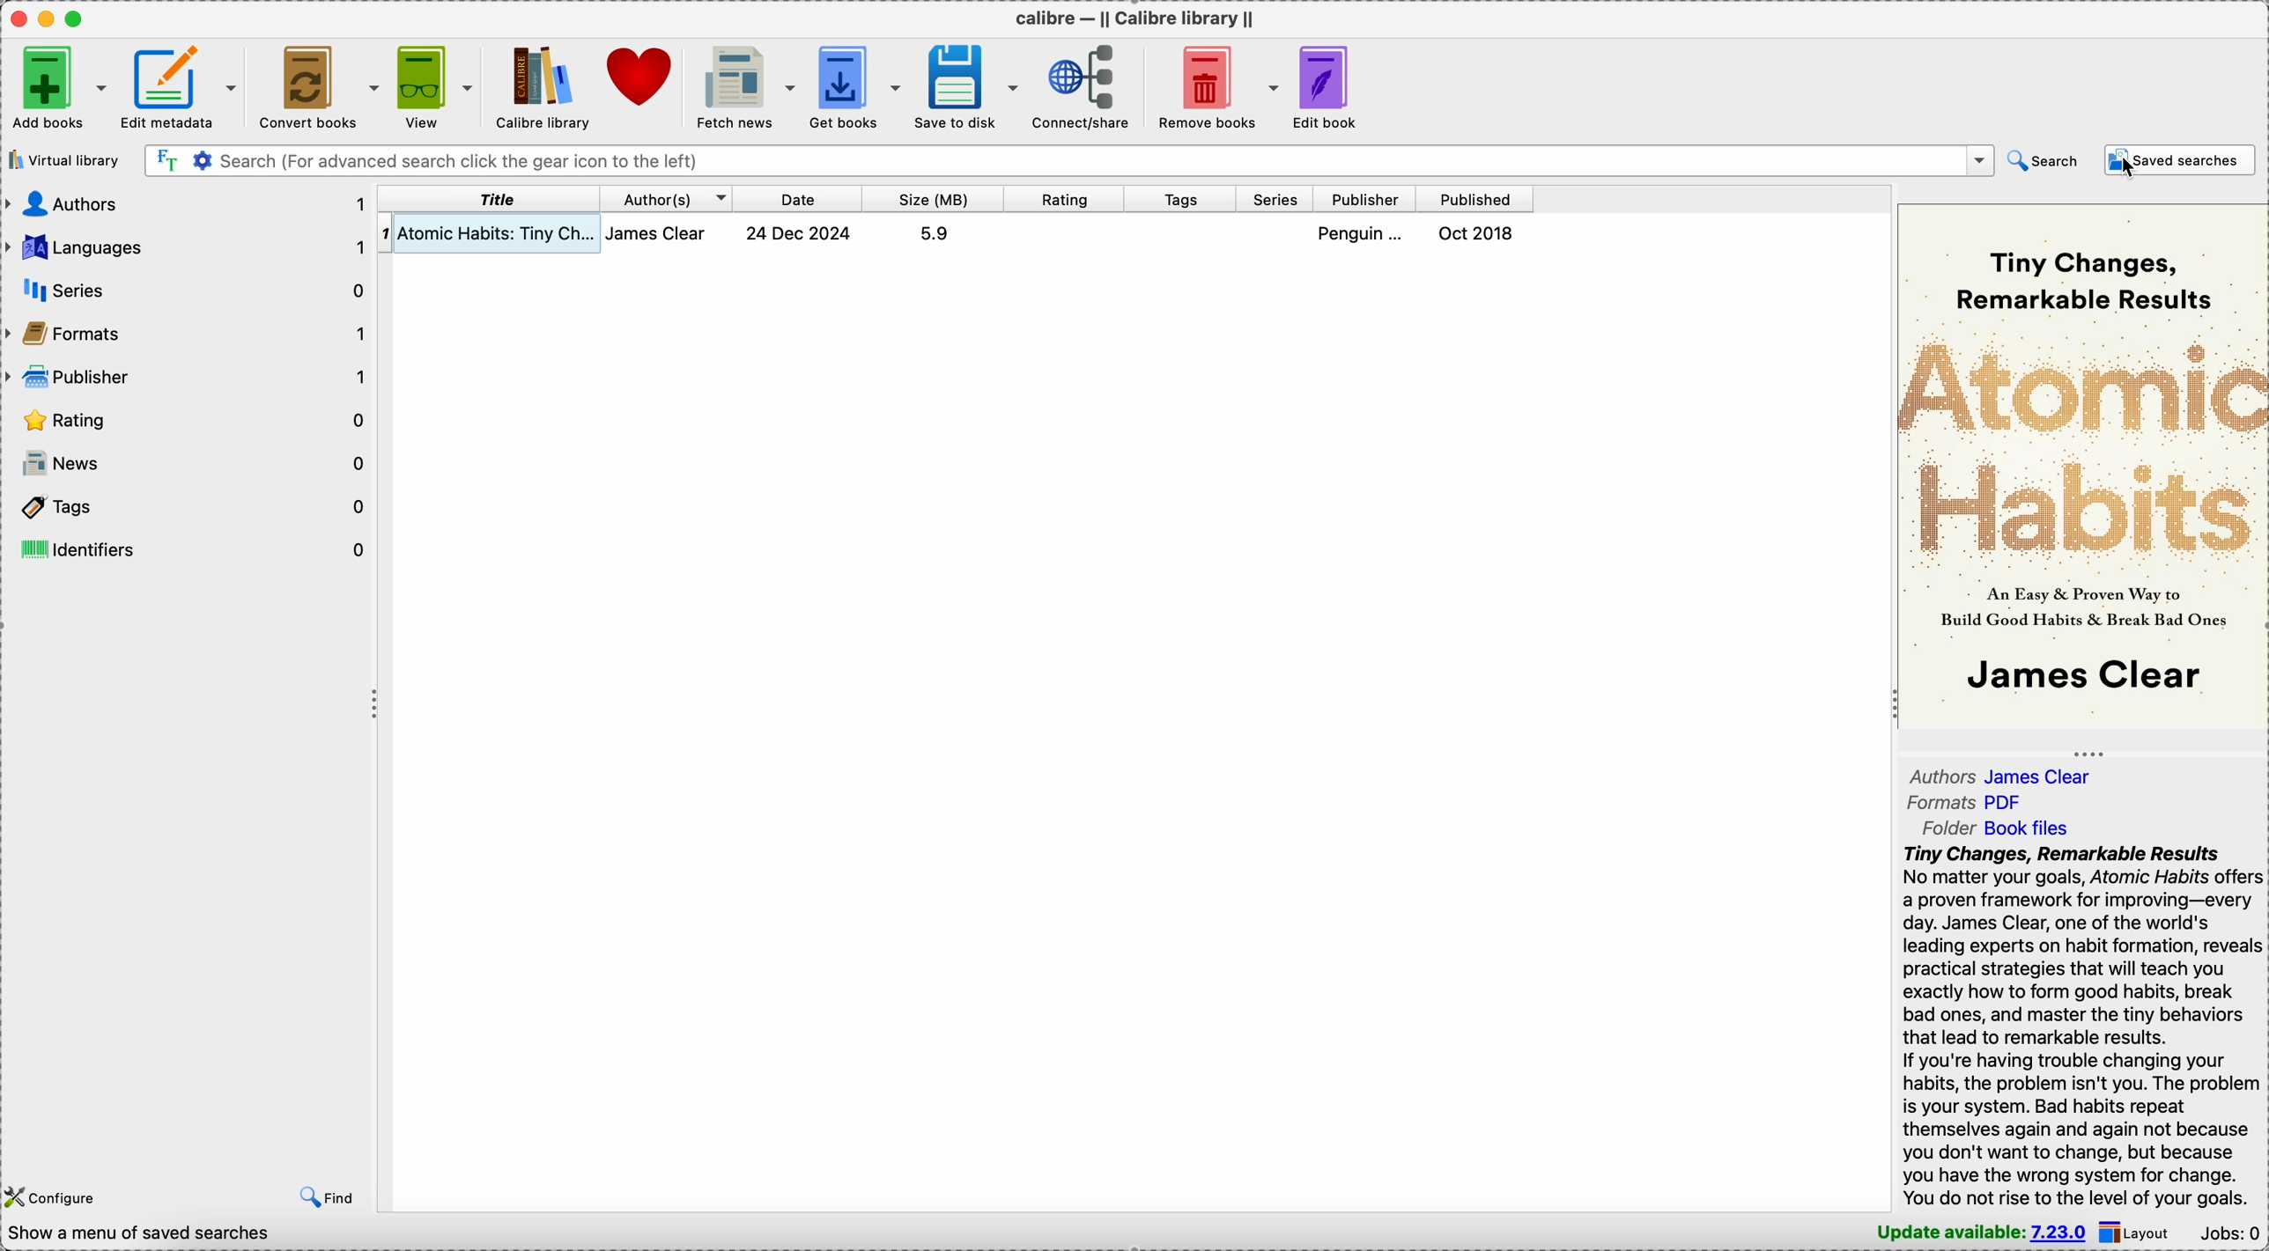 The width and height of the screenshot is (2269, 1251). I want to click on toggle expand/contract, so click(2089, 754).